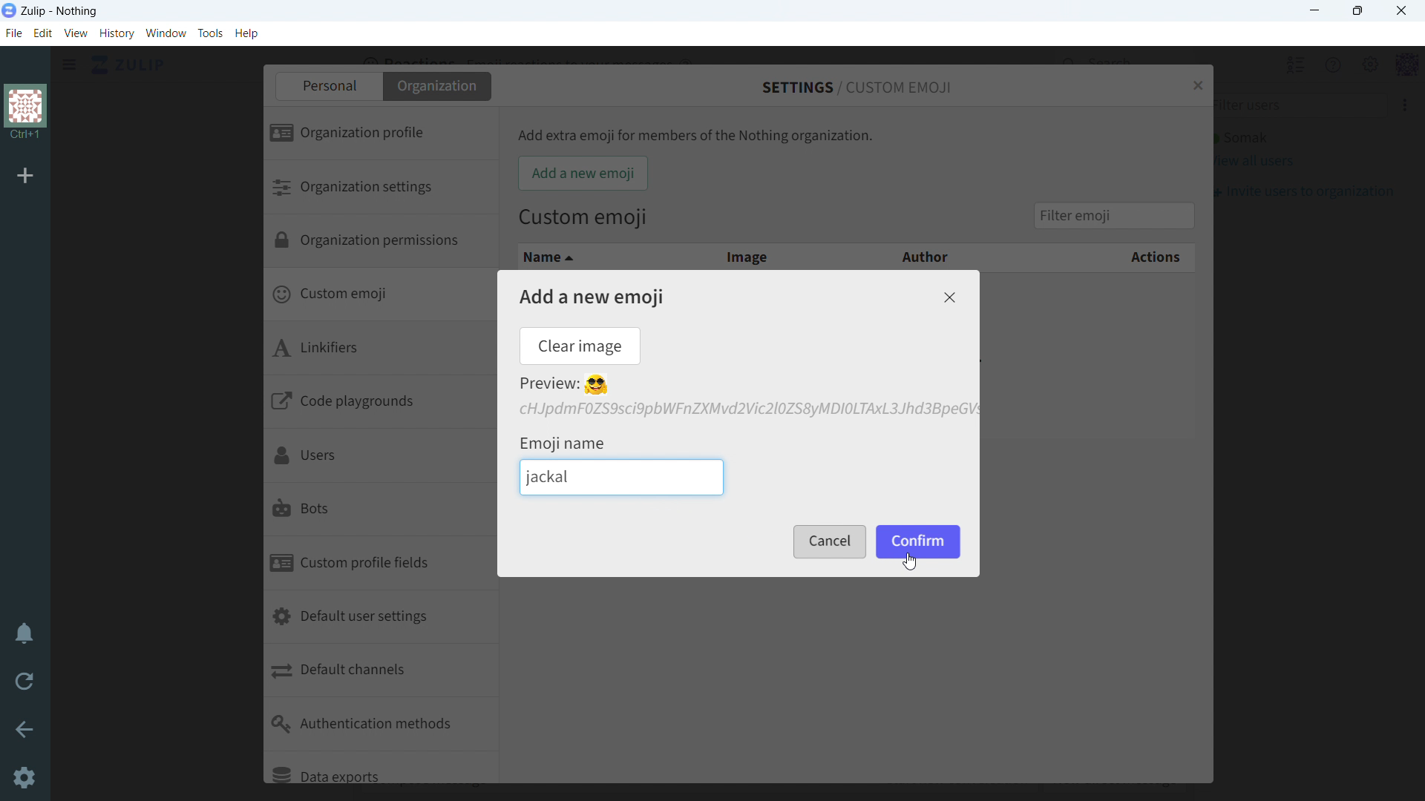  I want to click on settings, so click(22, 778).